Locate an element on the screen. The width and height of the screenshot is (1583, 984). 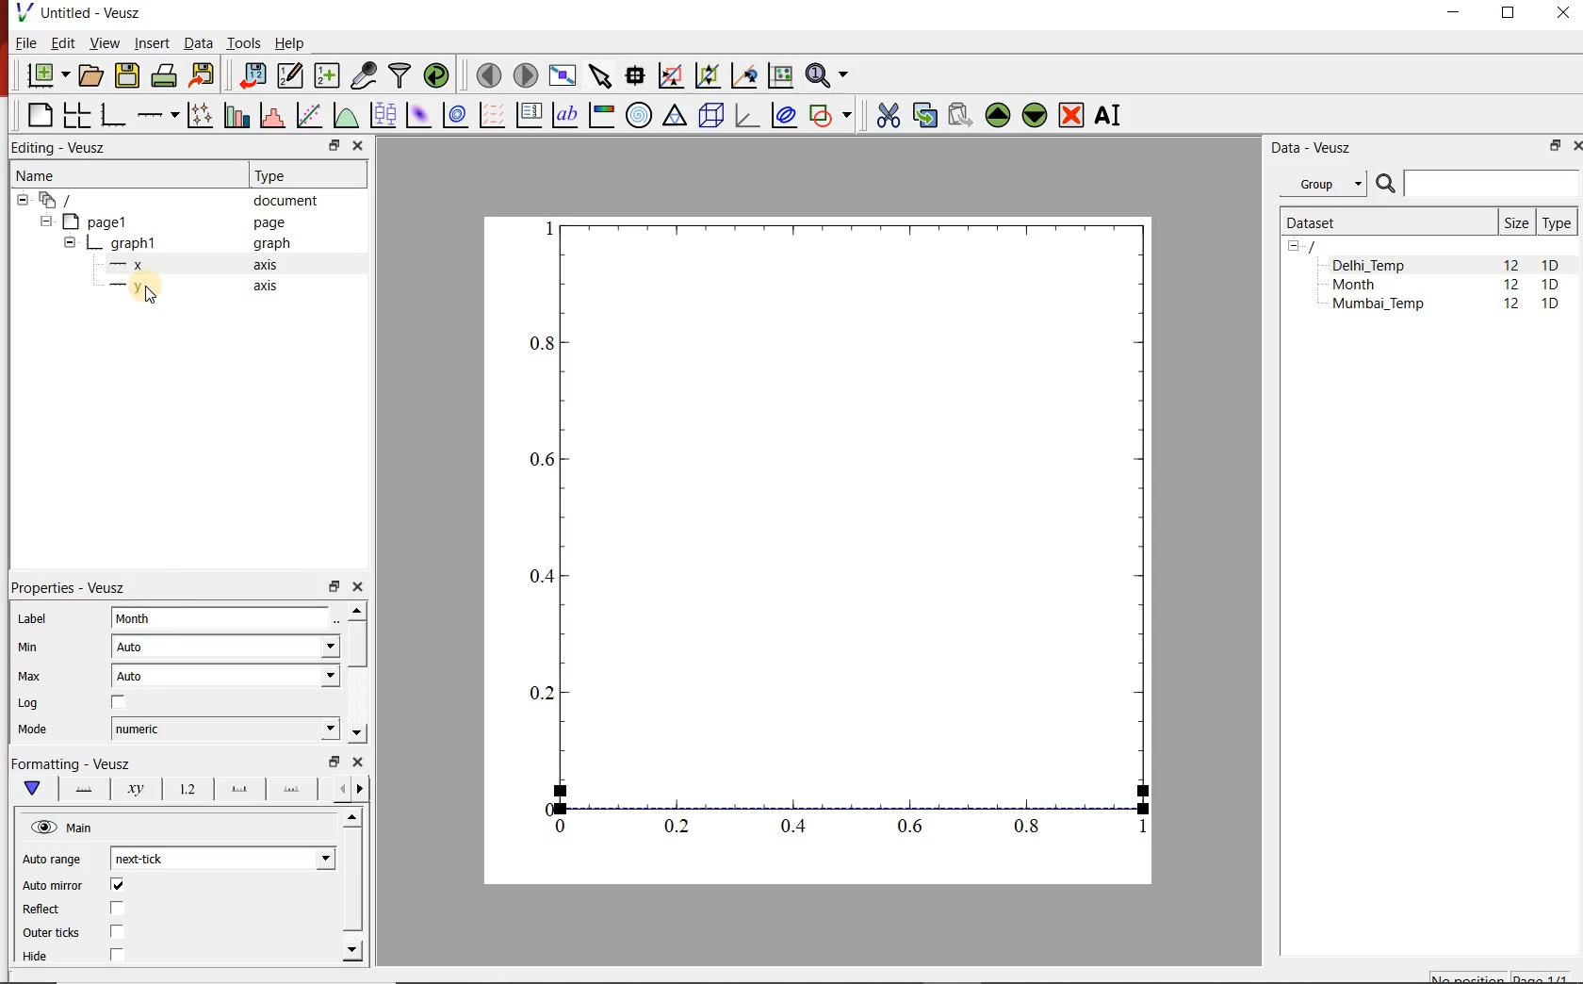
copy the selected widget is located at coordinates (922, 115).